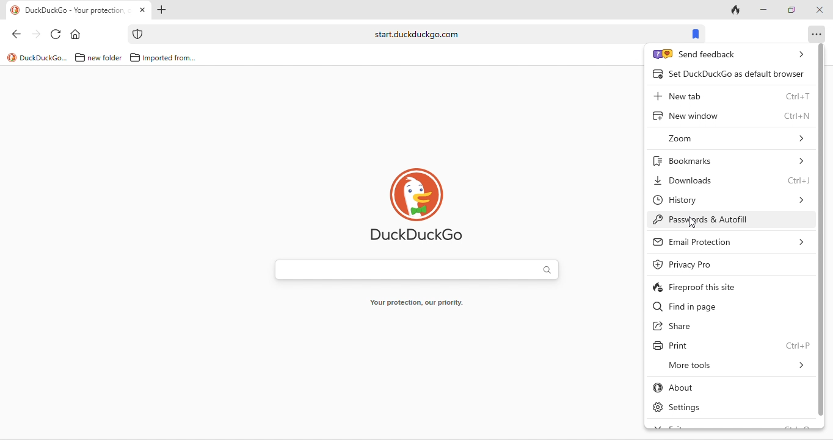  Describe the element at coordinates (729, 221) in the screenshot. I see `passwords and autofill` at that location.